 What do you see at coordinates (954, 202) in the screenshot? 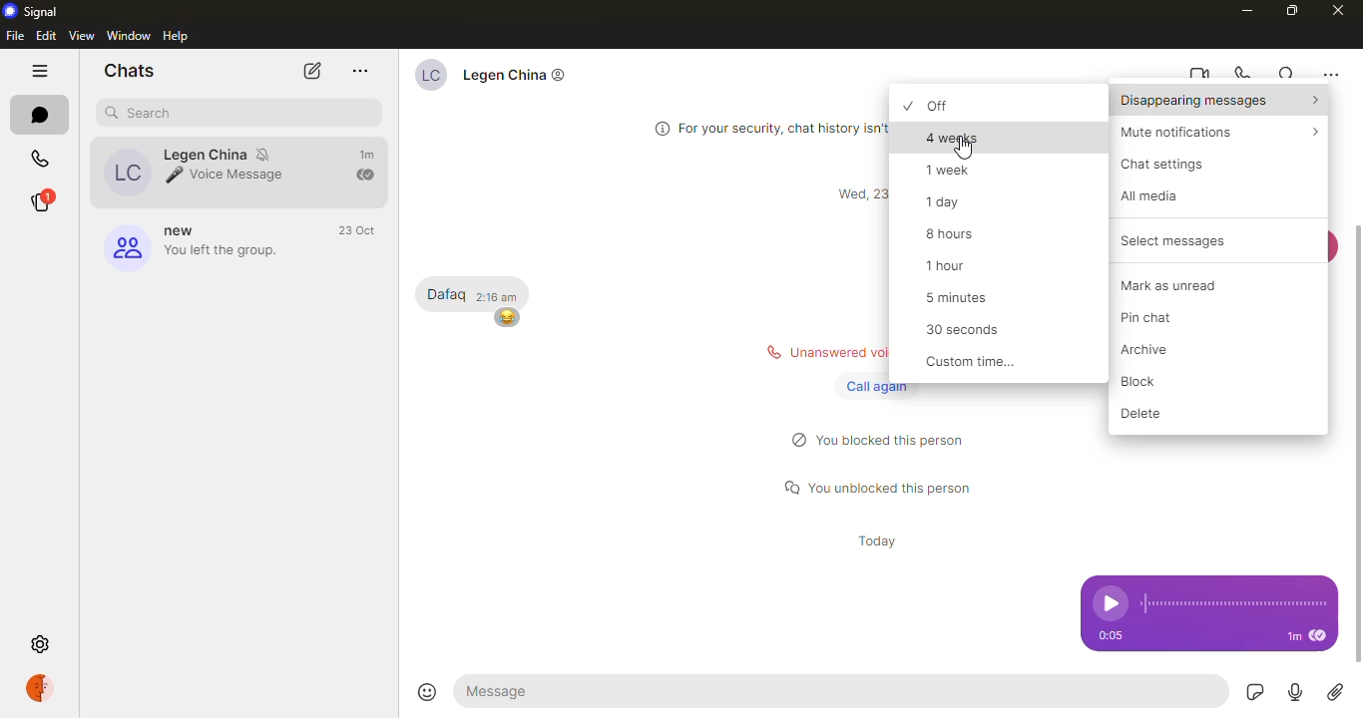
I see `1 day` at bounding box center [954, 202].